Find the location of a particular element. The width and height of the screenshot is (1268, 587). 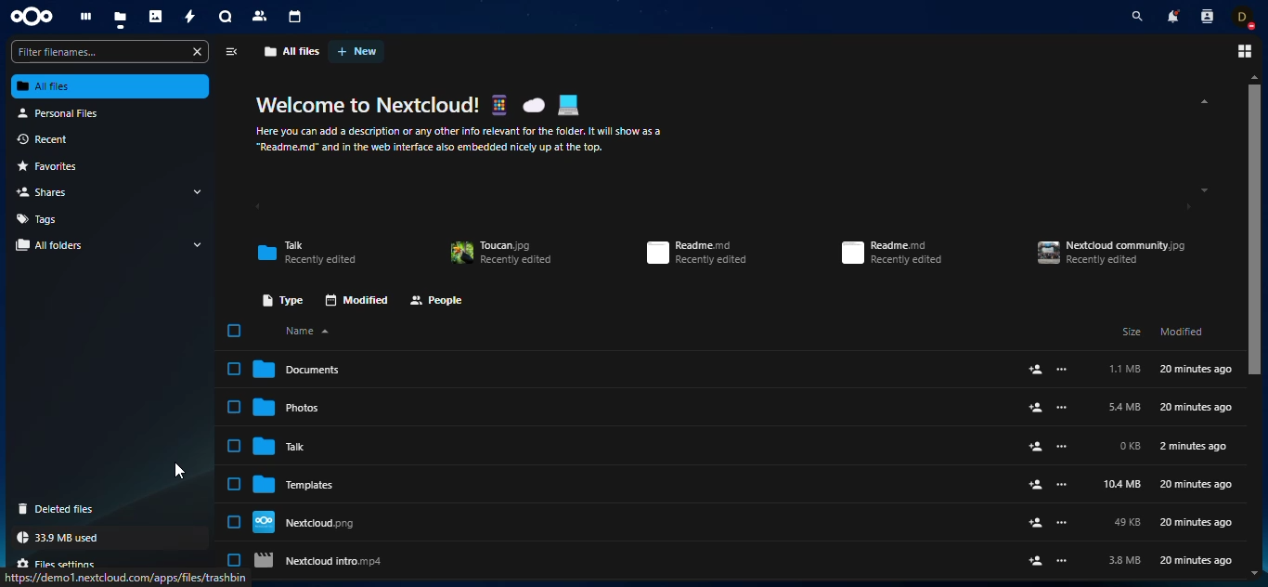

Tags is located at coordinates (42, 217).